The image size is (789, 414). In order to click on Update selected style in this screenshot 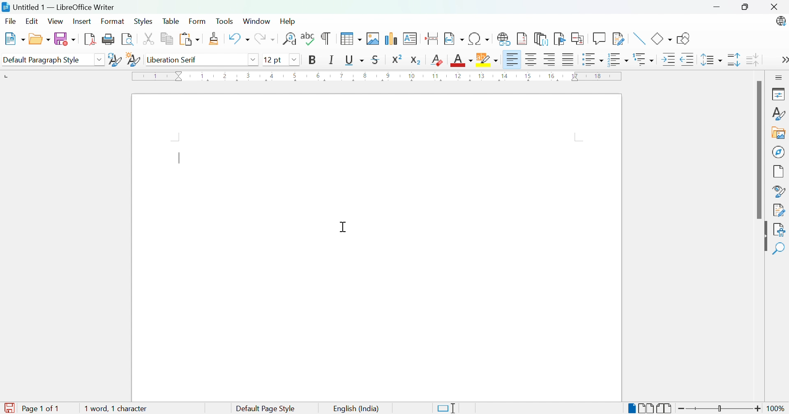, I will do `click(116, 60)`.